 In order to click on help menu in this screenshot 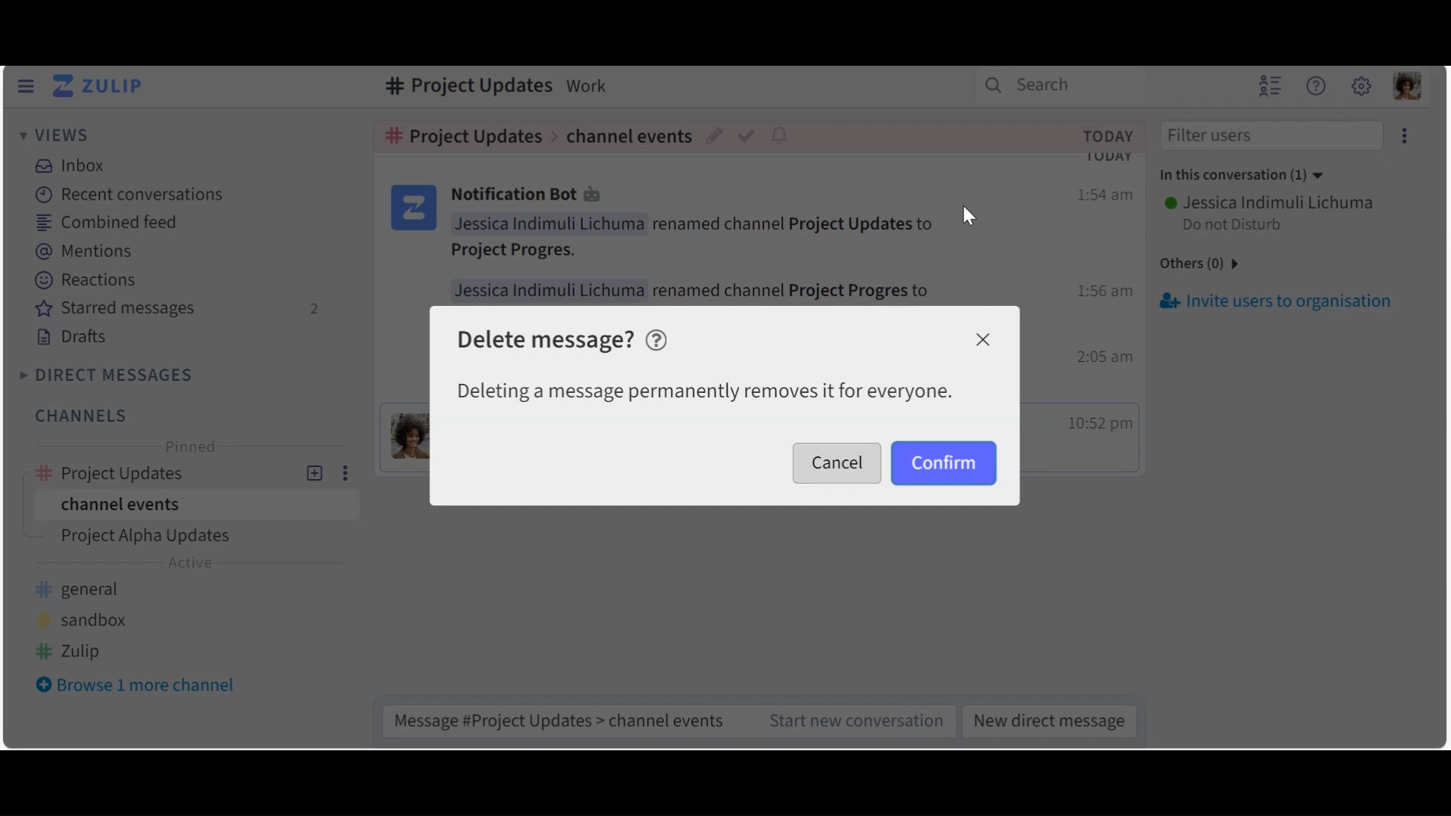, I will do `click(661, 340)`.